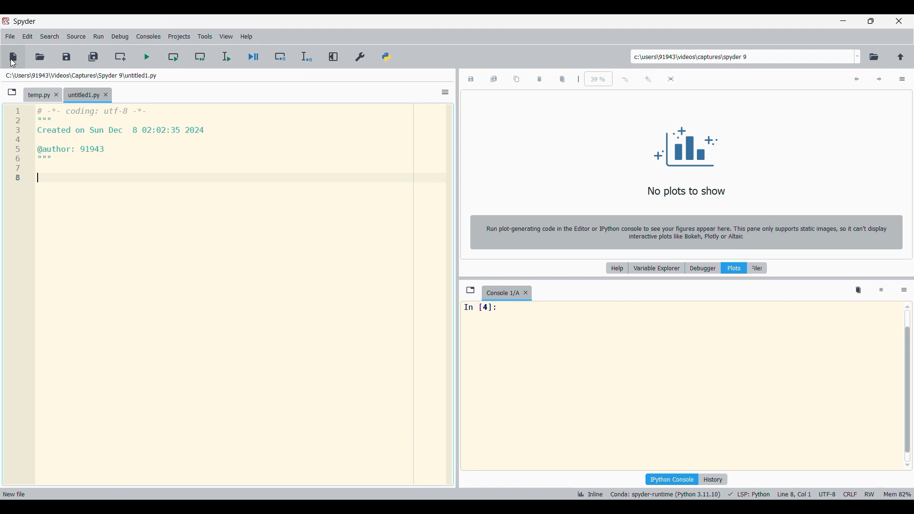 This screenshot has height=514, width=914. Describe the element at coordinates (82, 94) in the screenshot. I see `Tab for new file highlighted as current selection` at that location.